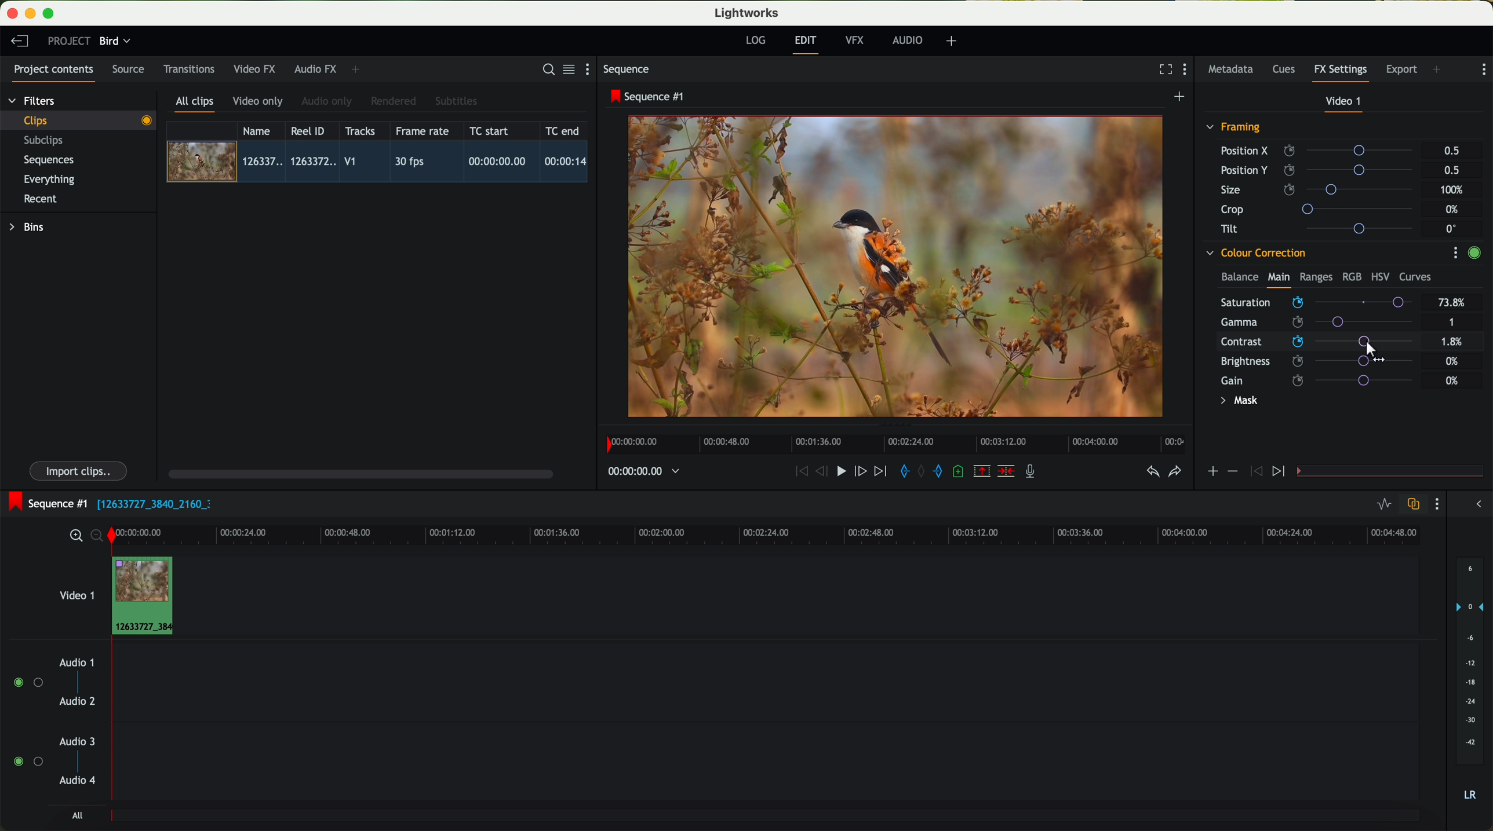 The height and width of the screenshot is (831, 1493). Describe the element at coordinates (128, 70) in the screenshot. I see `source` at that location.